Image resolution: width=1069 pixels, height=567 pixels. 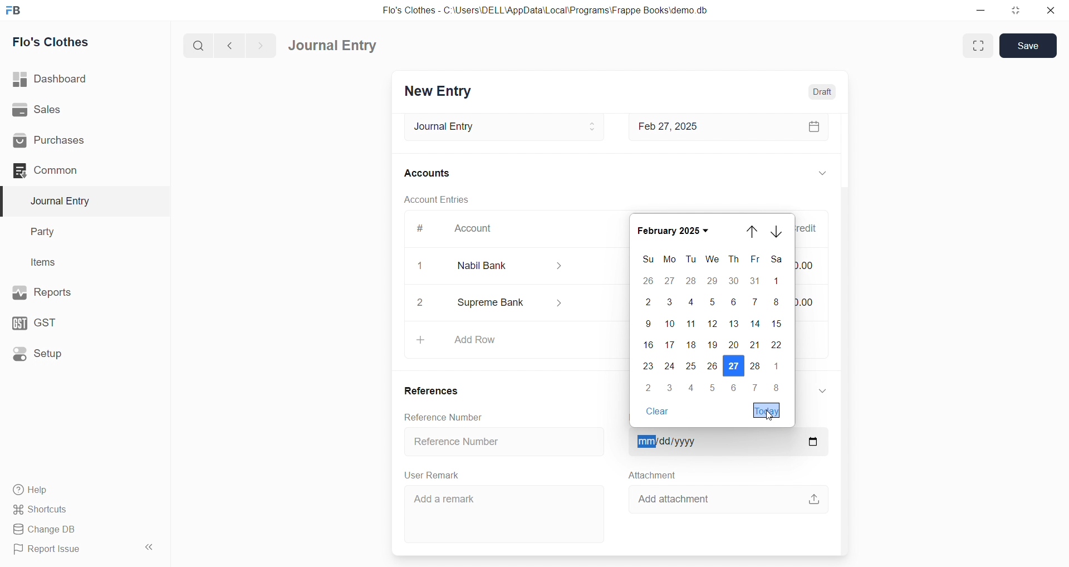 What do you see at coordinates (443, 417) in the screenshot?
I see `Reference Number` at bounding box center [443, 417].